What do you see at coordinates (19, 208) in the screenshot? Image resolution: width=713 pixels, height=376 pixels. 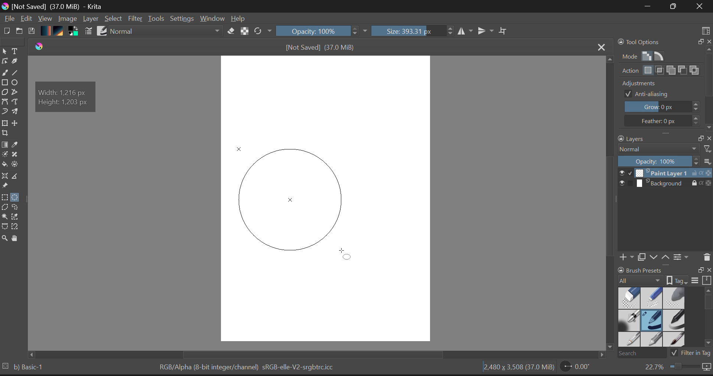 I see `Freehand Selection` at bounding box center [19, 208].